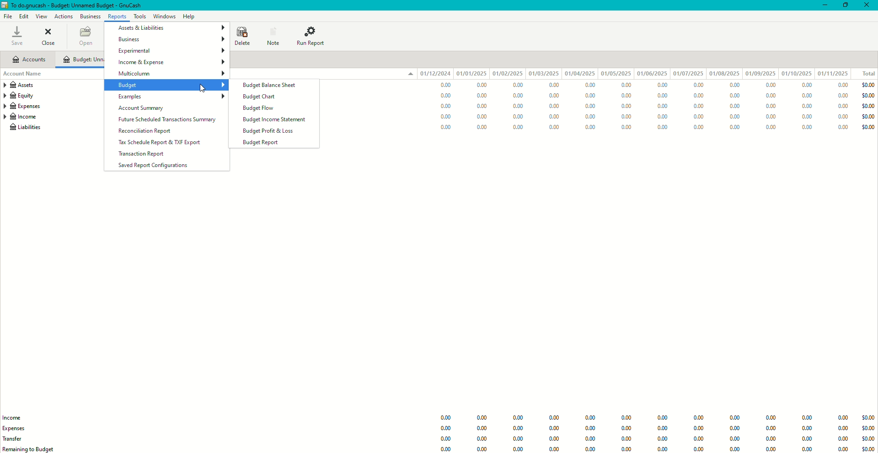  What do you see at coordinates (86, 37) in the screenshot?
I see `Open` at bounding box center [86, 37].